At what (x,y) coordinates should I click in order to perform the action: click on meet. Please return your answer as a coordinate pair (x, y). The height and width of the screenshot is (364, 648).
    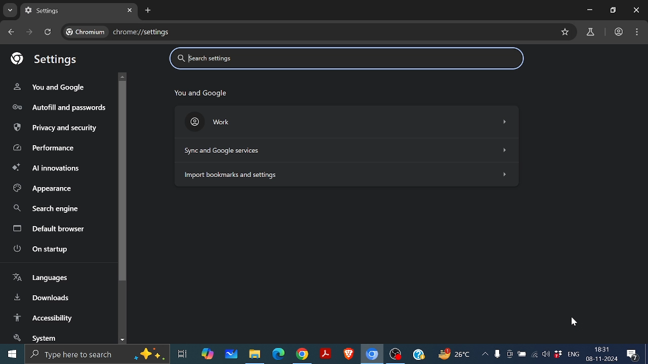
    Looking at the image, I should click on (509, 356).